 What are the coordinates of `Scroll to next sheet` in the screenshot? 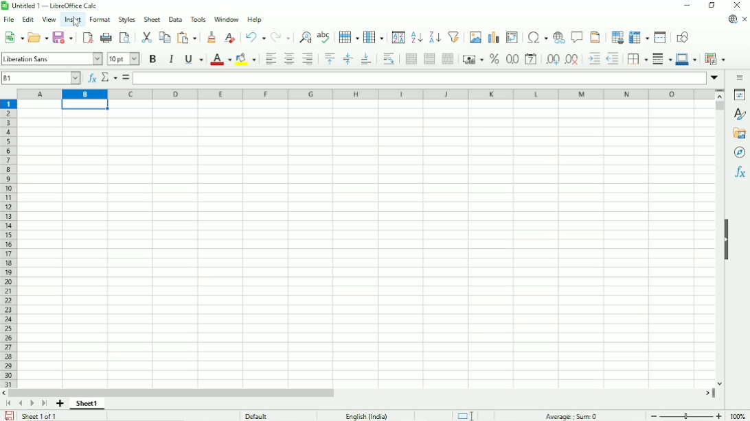 It's located at (32, 404).